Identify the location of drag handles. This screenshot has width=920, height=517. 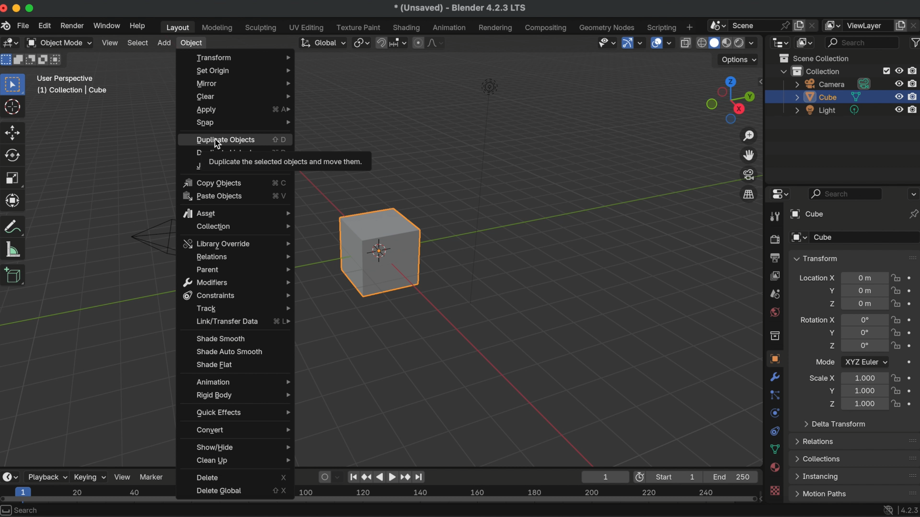
(910, 458).